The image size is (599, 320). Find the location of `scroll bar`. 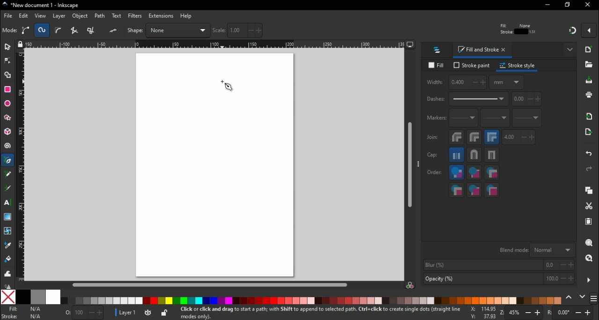

scroll bar is located at coordinates (409, 166).